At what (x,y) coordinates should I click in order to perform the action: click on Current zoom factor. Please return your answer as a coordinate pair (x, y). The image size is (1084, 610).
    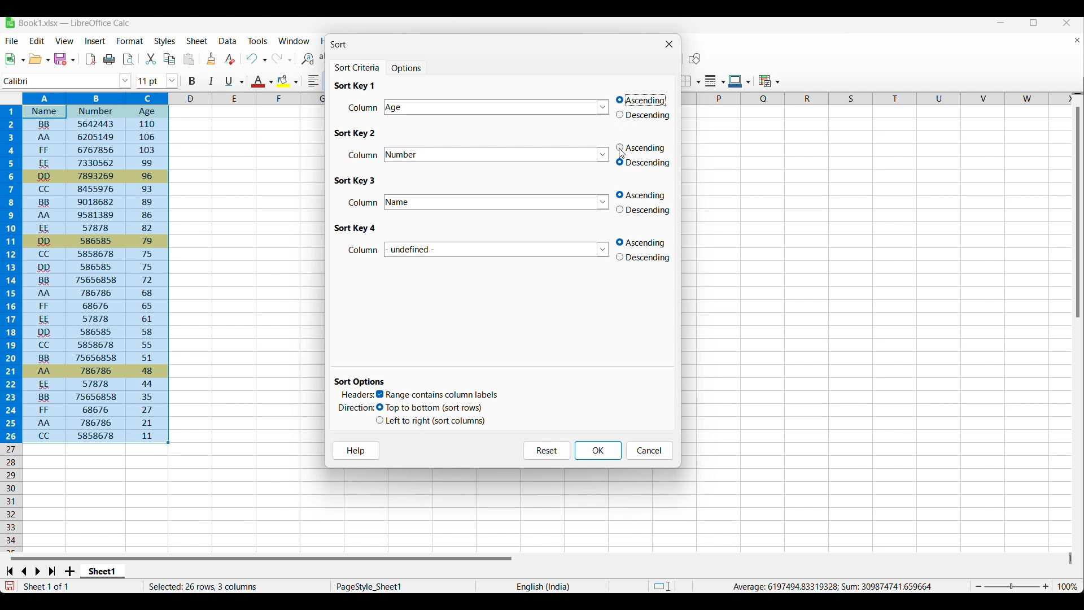
    Looking at the image, I should click on (1068, 586).